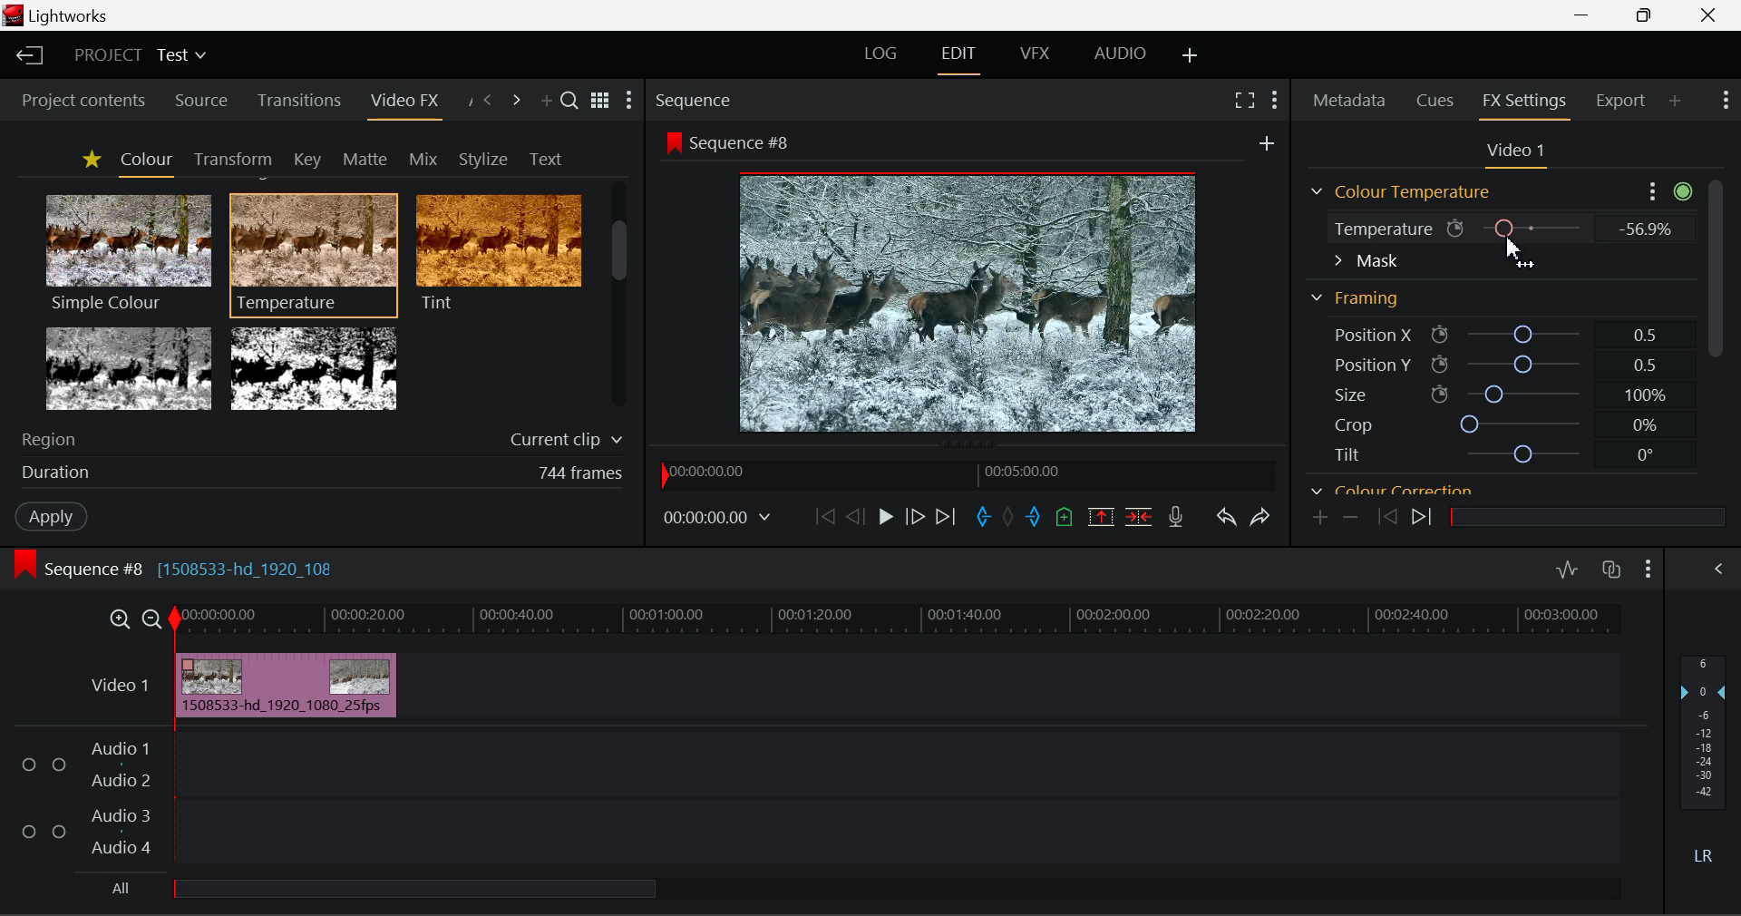  Describe the element at coordinates (297, 101) in the screenshot. I see `Transitions` at that location.